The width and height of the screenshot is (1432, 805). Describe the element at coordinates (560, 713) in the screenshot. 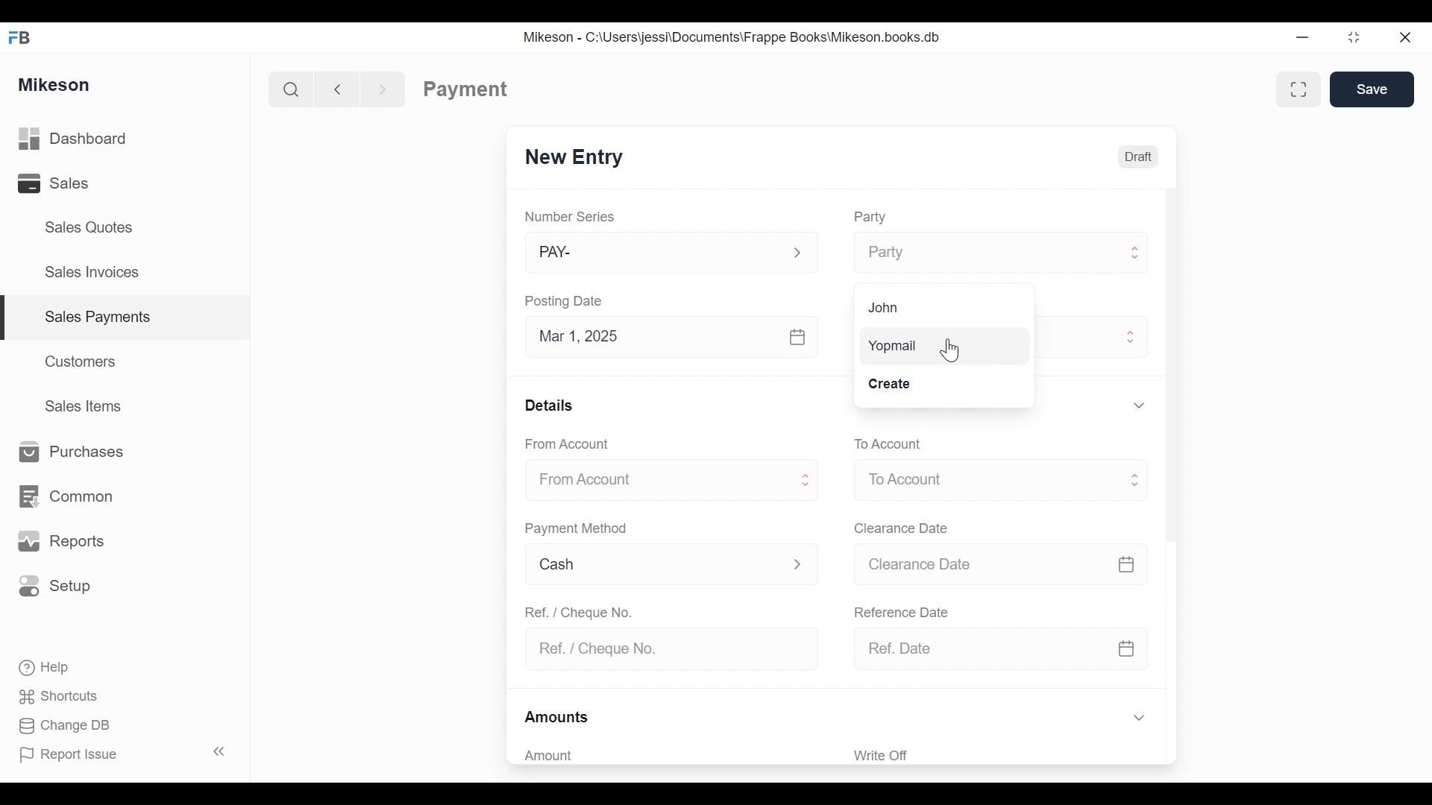

I see `Amounts` at that location.